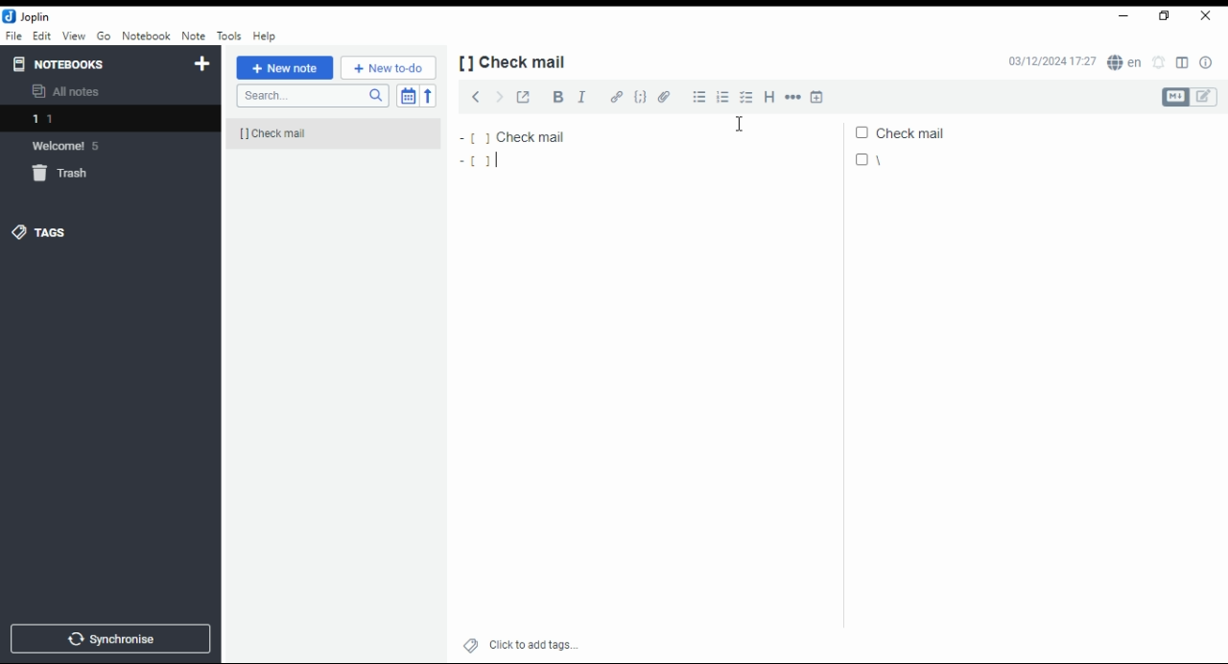 The image size is (1228, 664). What do you see at coordinates (874, 160) in the screenshot?
I see `|` at bounding box center [874, 160].